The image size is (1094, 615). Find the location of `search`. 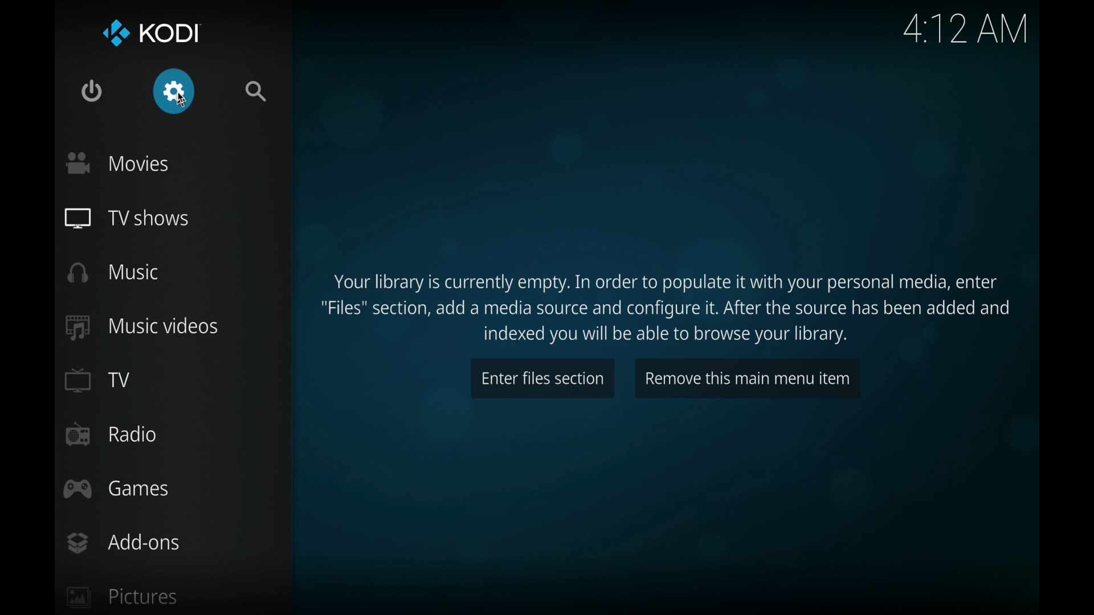

search is located at coordinates (257, 92).